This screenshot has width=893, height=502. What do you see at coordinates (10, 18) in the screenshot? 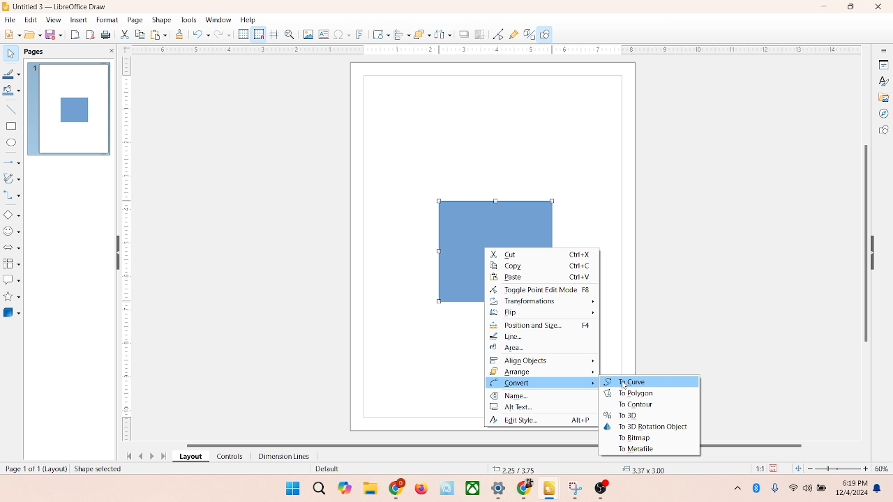
I see `file` at bounding box center [10, 18].